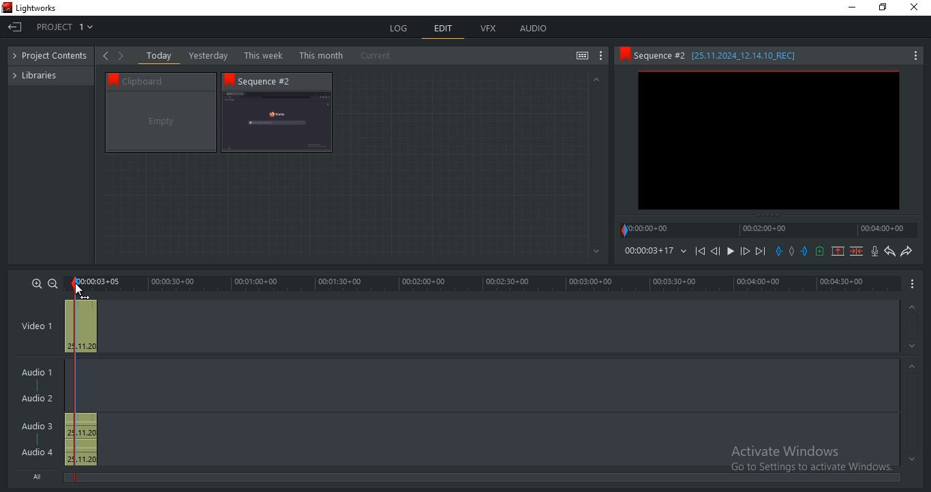 Image resolution: width=931 pixels, height=492 pixels. Describe the element at coordinates (272, 55) in the screenshot. I see `Today, yesterday, This week, This month, Current` at that location.